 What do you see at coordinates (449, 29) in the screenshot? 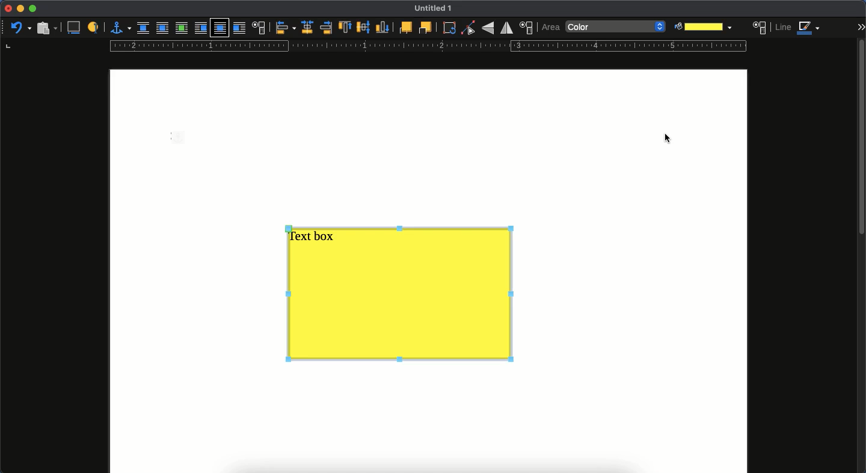
I see `rotate` at bounding box center [449, 29].